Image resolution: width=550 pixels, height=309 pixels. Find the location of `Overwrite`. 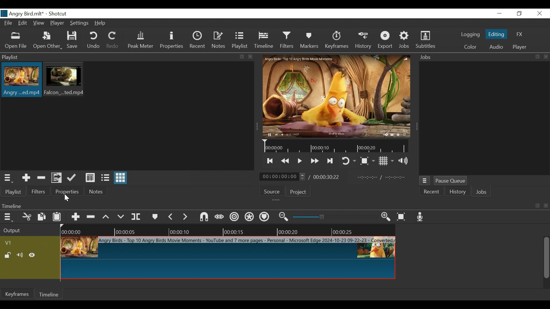

Overwrite is located at coordinates (122, 217).